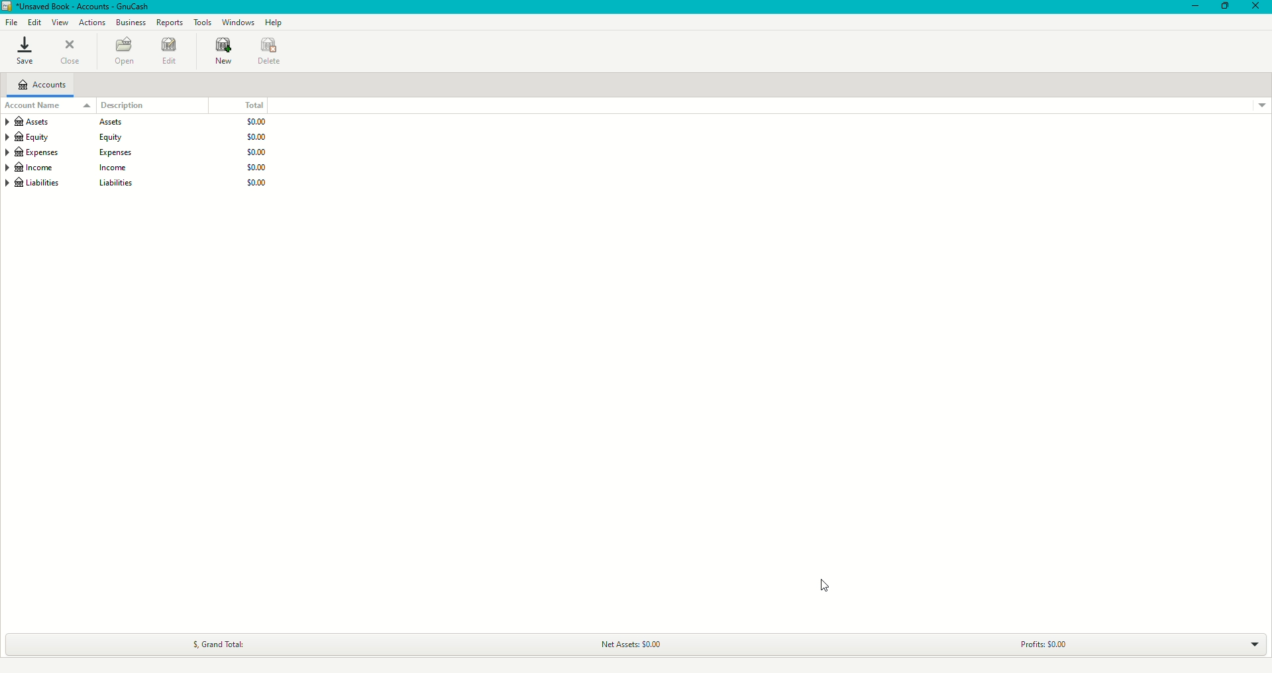 This screenshot has width=1272, height=673. I want to click on Save, so click(26, 51).